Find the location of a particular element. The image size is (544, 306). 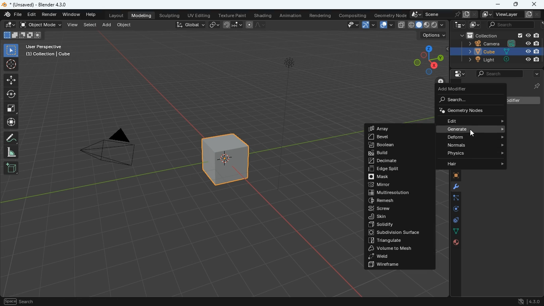

triangulate is located at coordinates (398, 241).